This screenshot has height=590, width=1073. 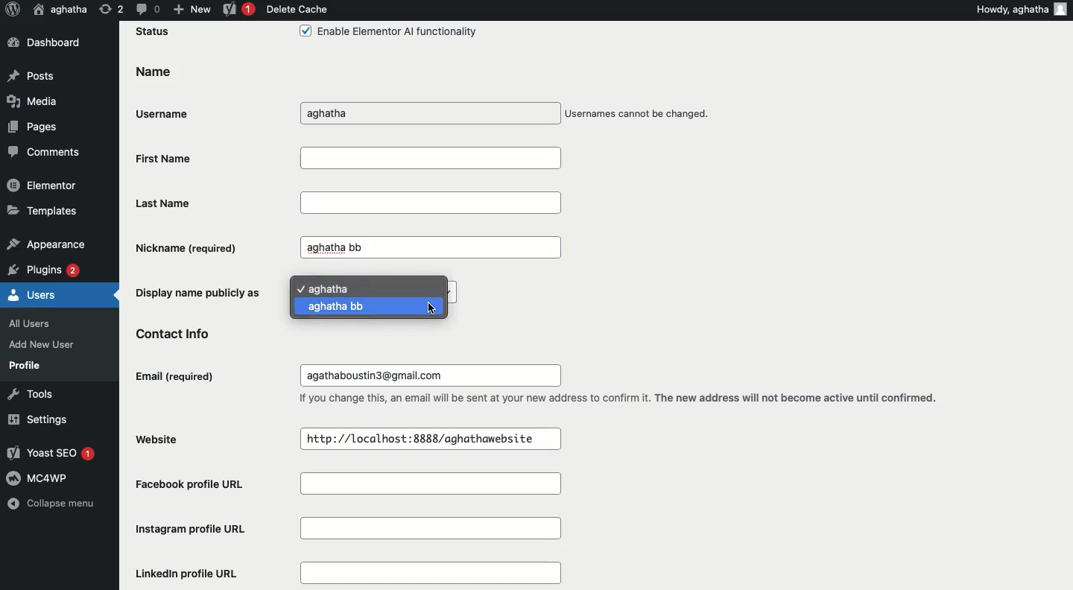 I want to click on Plugins, so click(x=45, y=268).